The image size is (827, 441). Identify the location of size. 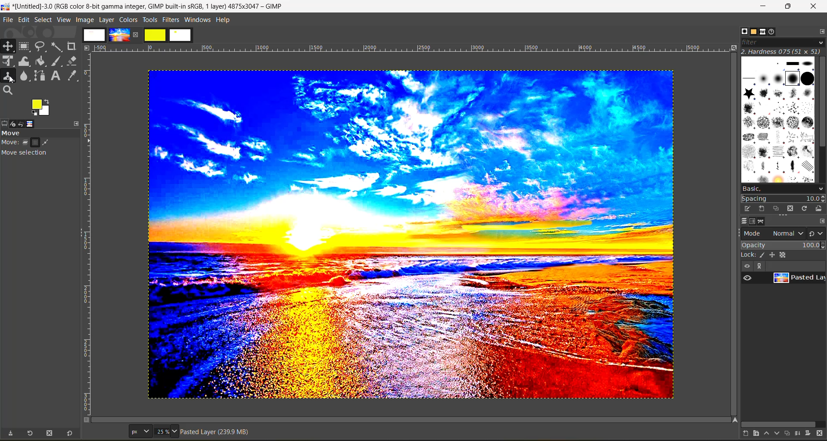
(166, 431).